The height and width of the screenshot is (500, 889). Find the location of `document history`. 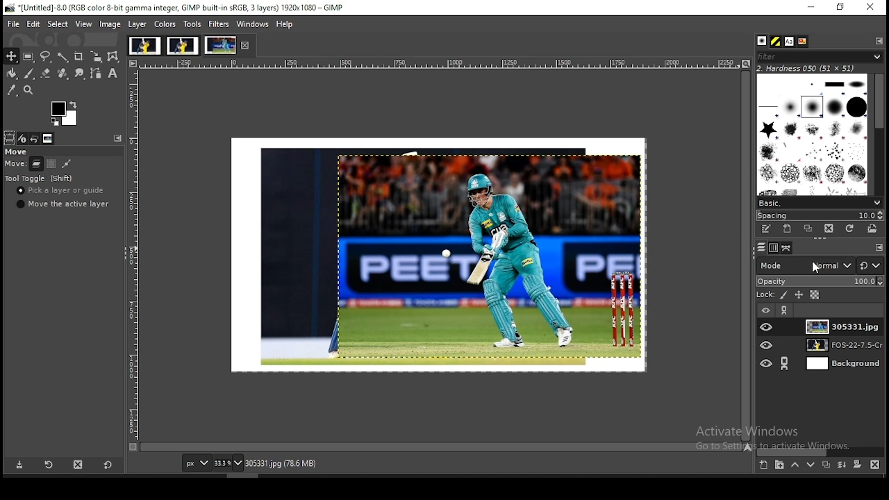

document history is located at coordinates (804, 40).